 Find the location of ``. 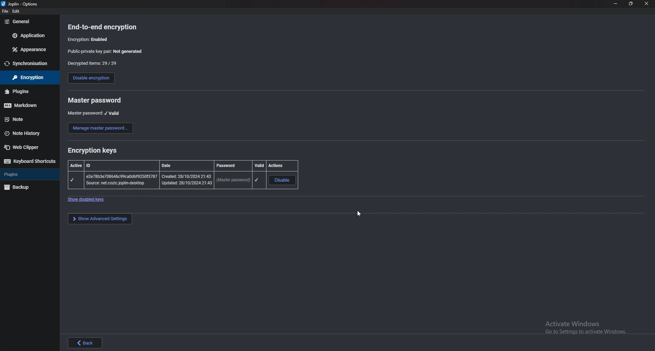

 is located at coordinates (4, 11).